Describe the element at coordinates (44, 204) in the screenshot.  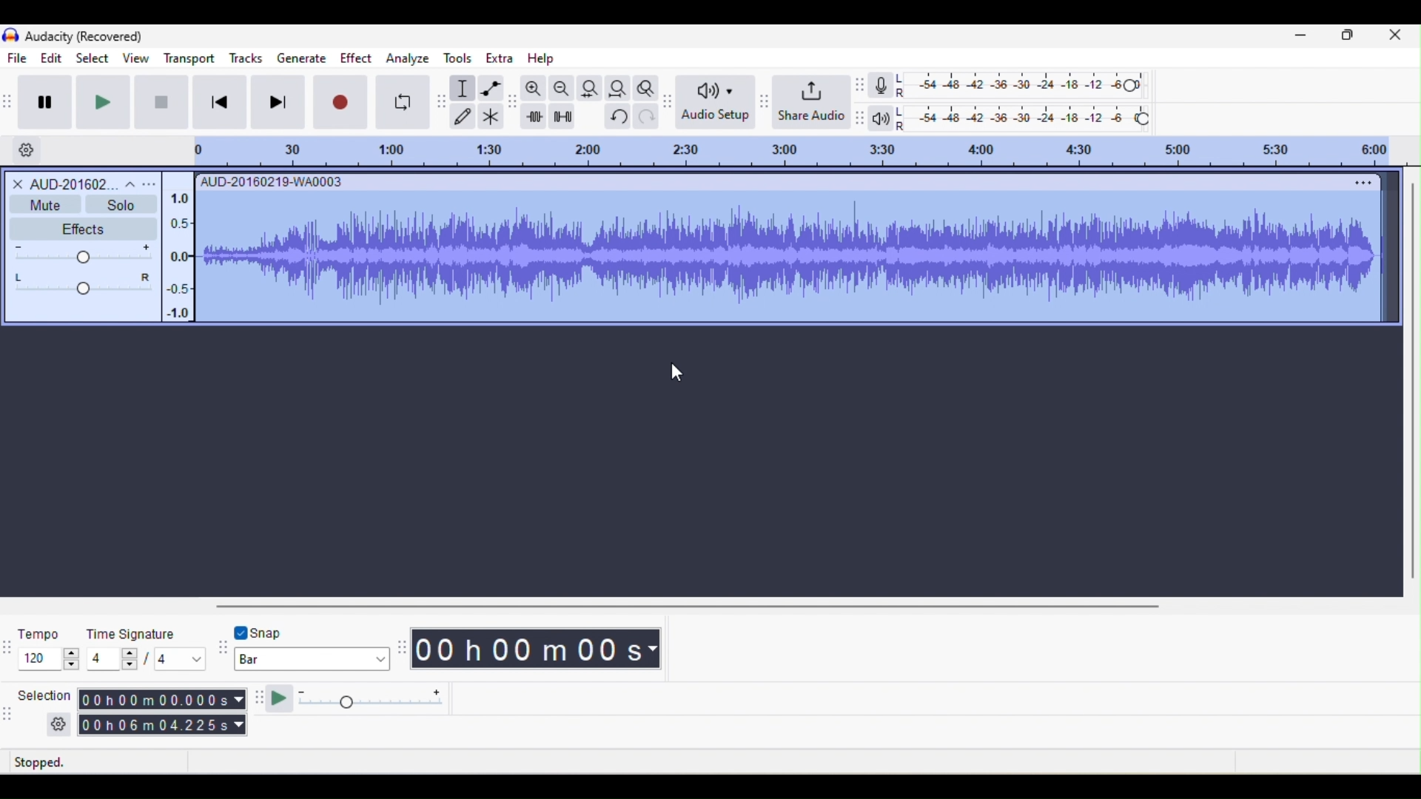
I see `Mute` at that location.